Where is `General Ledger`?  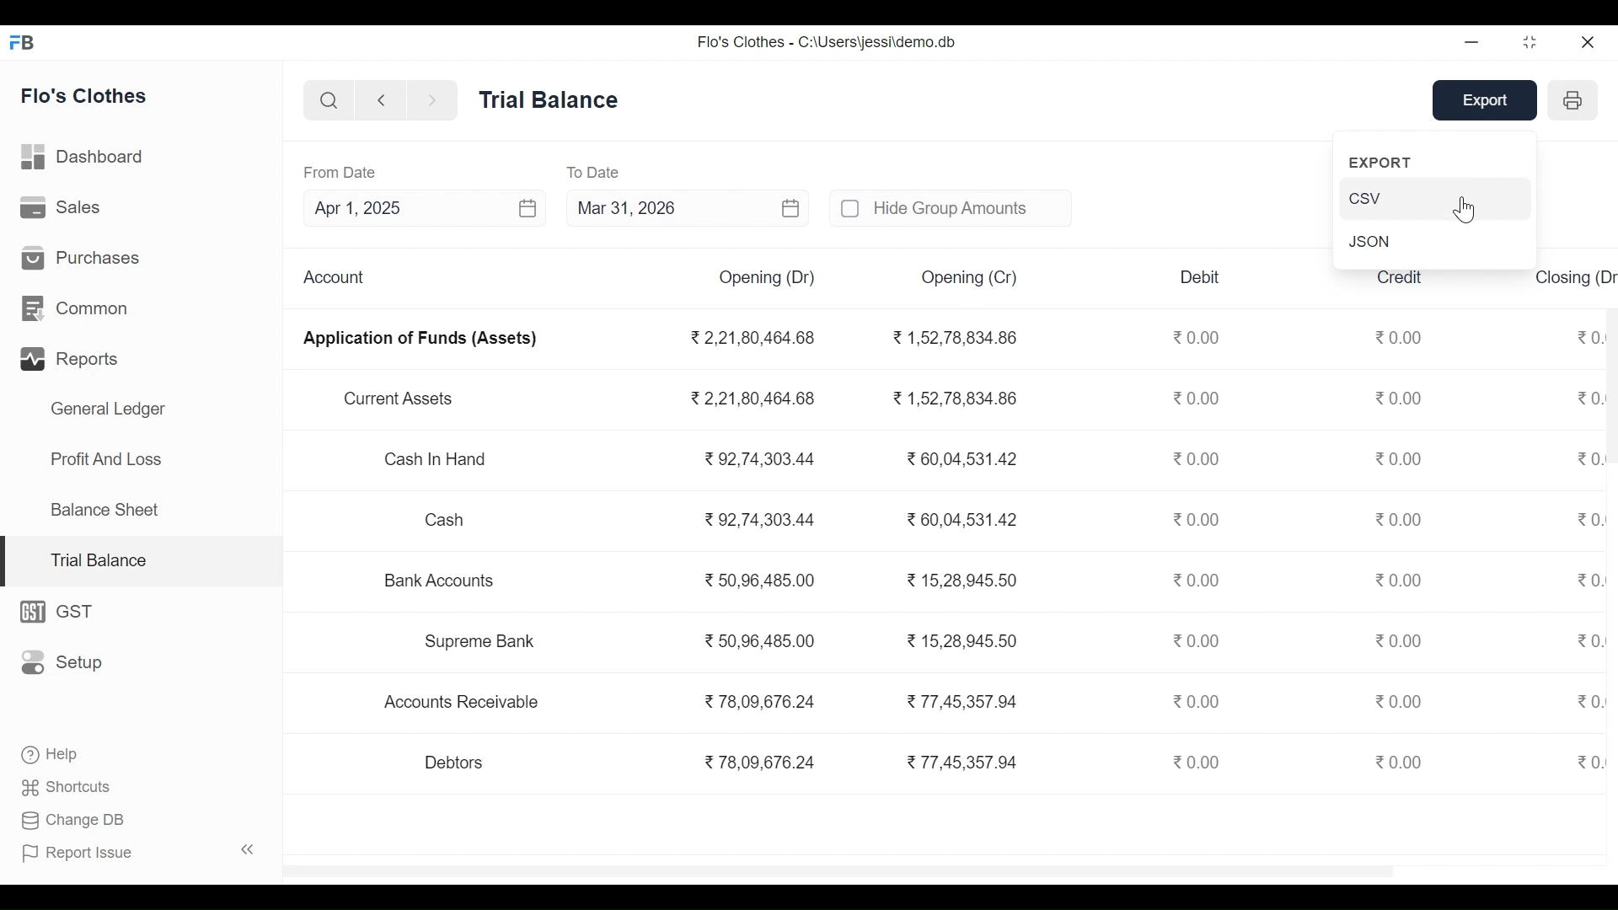 General Ledger is located at coordinates (108, 409).